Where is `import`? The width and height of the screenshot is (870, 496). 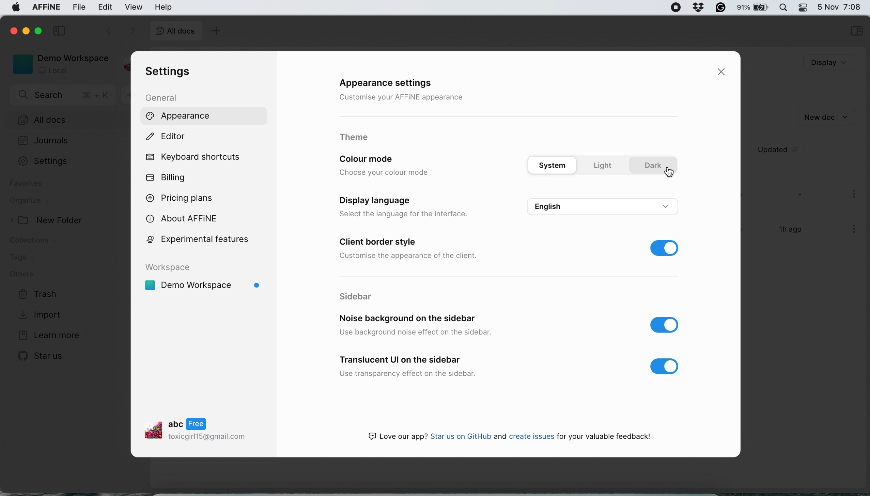
import is located at coordinates (45, 315).